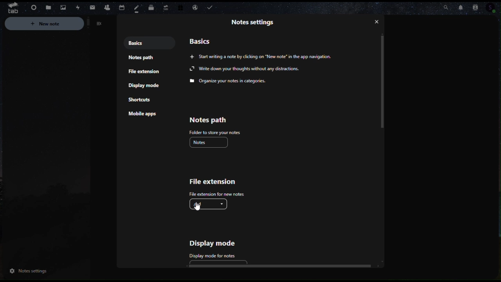 The height and width of the screenshot is (282, 501). What do you see at coordinates (137, 9) in the screenshot?
I see `notes` at bounding box center [137, 9].